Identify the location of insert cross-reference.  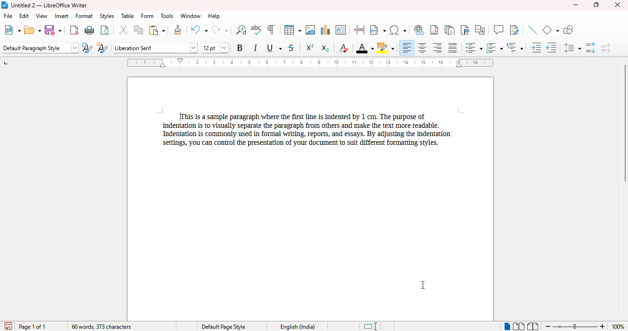
(480, 30).